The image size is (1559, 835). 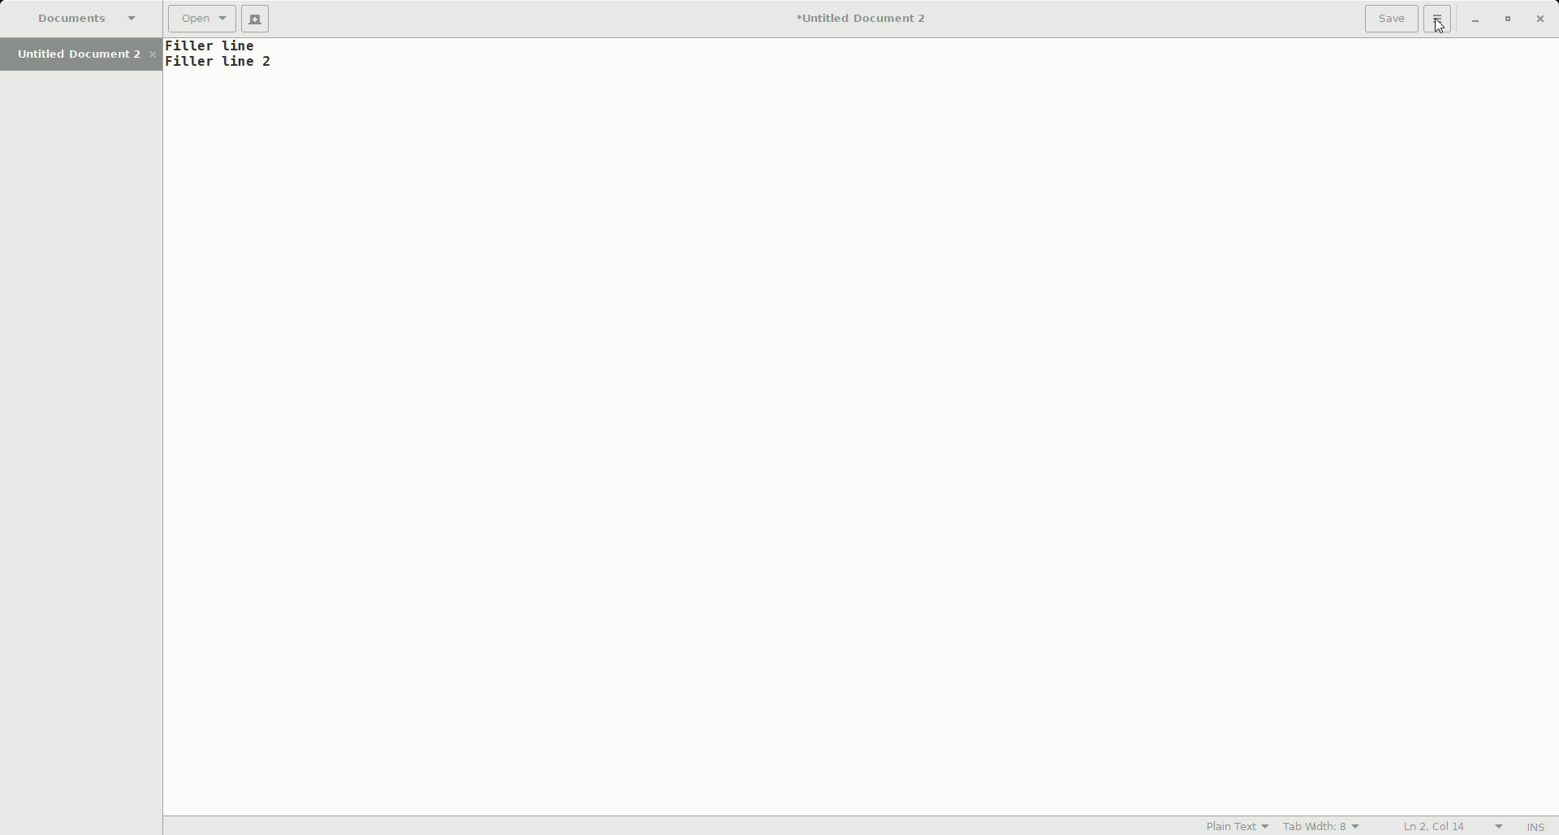 What do you see at coordinates (259, 19) in the screenshot?
I see `New` at bounding box center [259, 19].